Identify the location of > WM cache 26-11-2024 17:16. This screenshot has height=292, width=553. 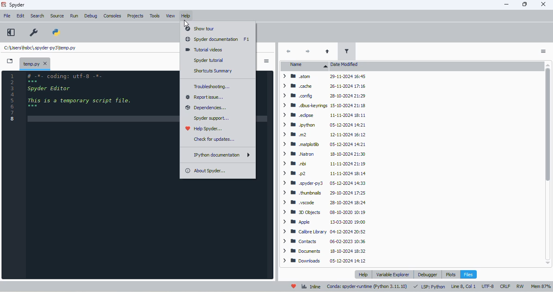
(323, 86).